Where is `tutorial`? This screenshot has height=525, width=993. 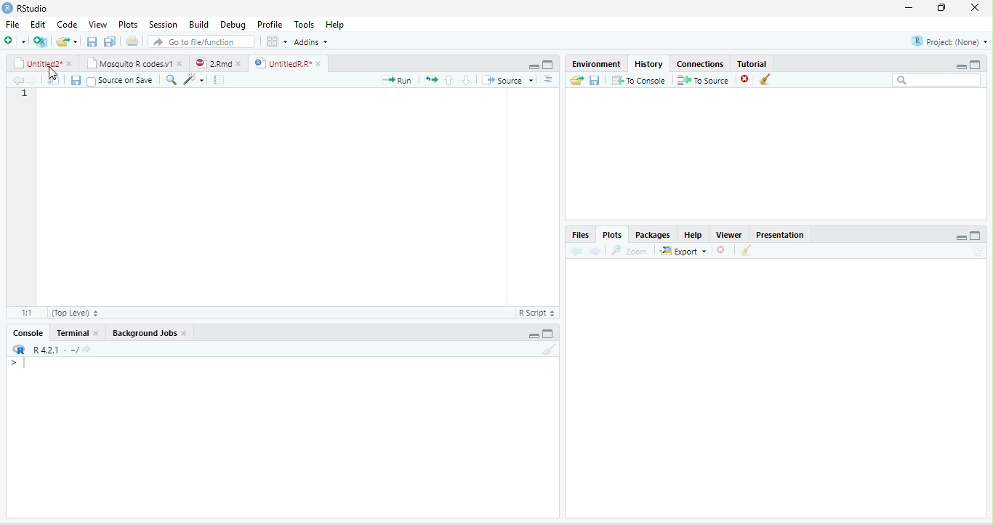
tutorial is located at coordinates (772, 63).